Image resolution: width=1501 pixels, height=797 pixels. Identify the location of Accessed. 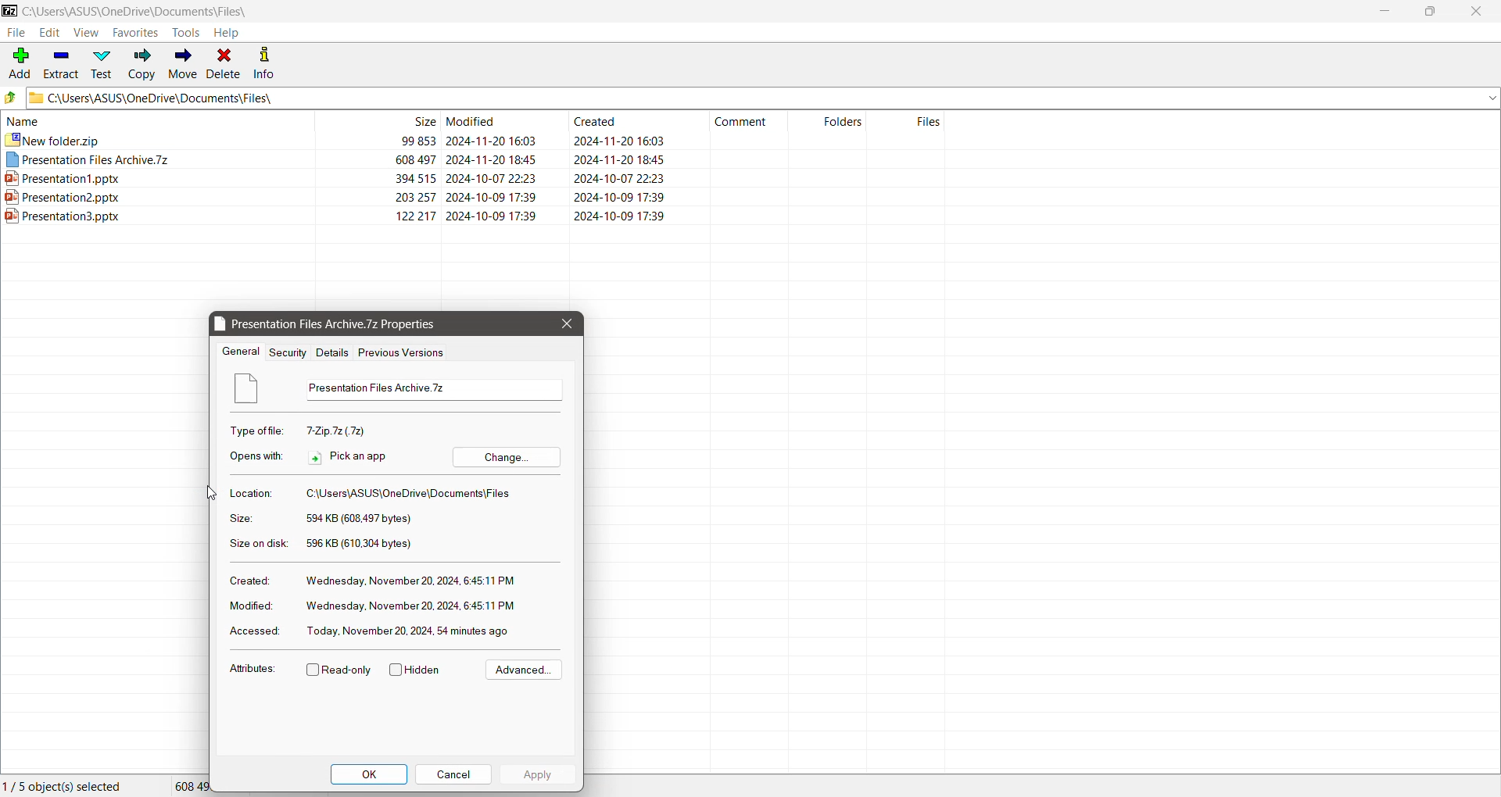
(254, 631).